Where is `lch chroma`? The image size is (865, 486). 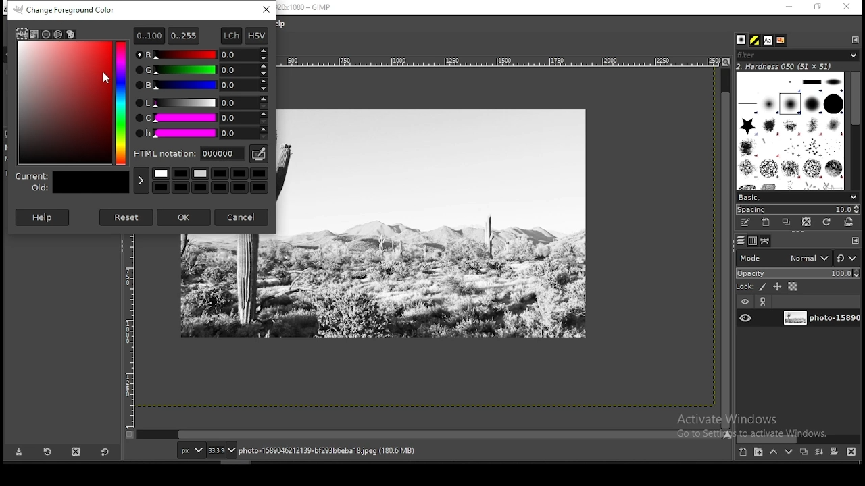 lch chroma is located at coordinates (201, 118).